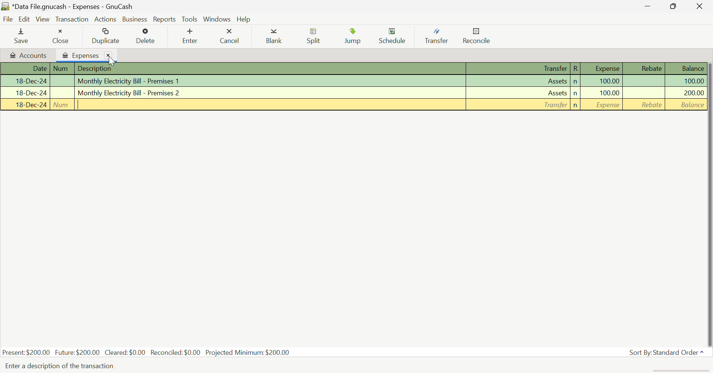  What do you see at coordinates (436, 36) in the screenshot?
I see `Transfer` at bounding box center [436, 36].